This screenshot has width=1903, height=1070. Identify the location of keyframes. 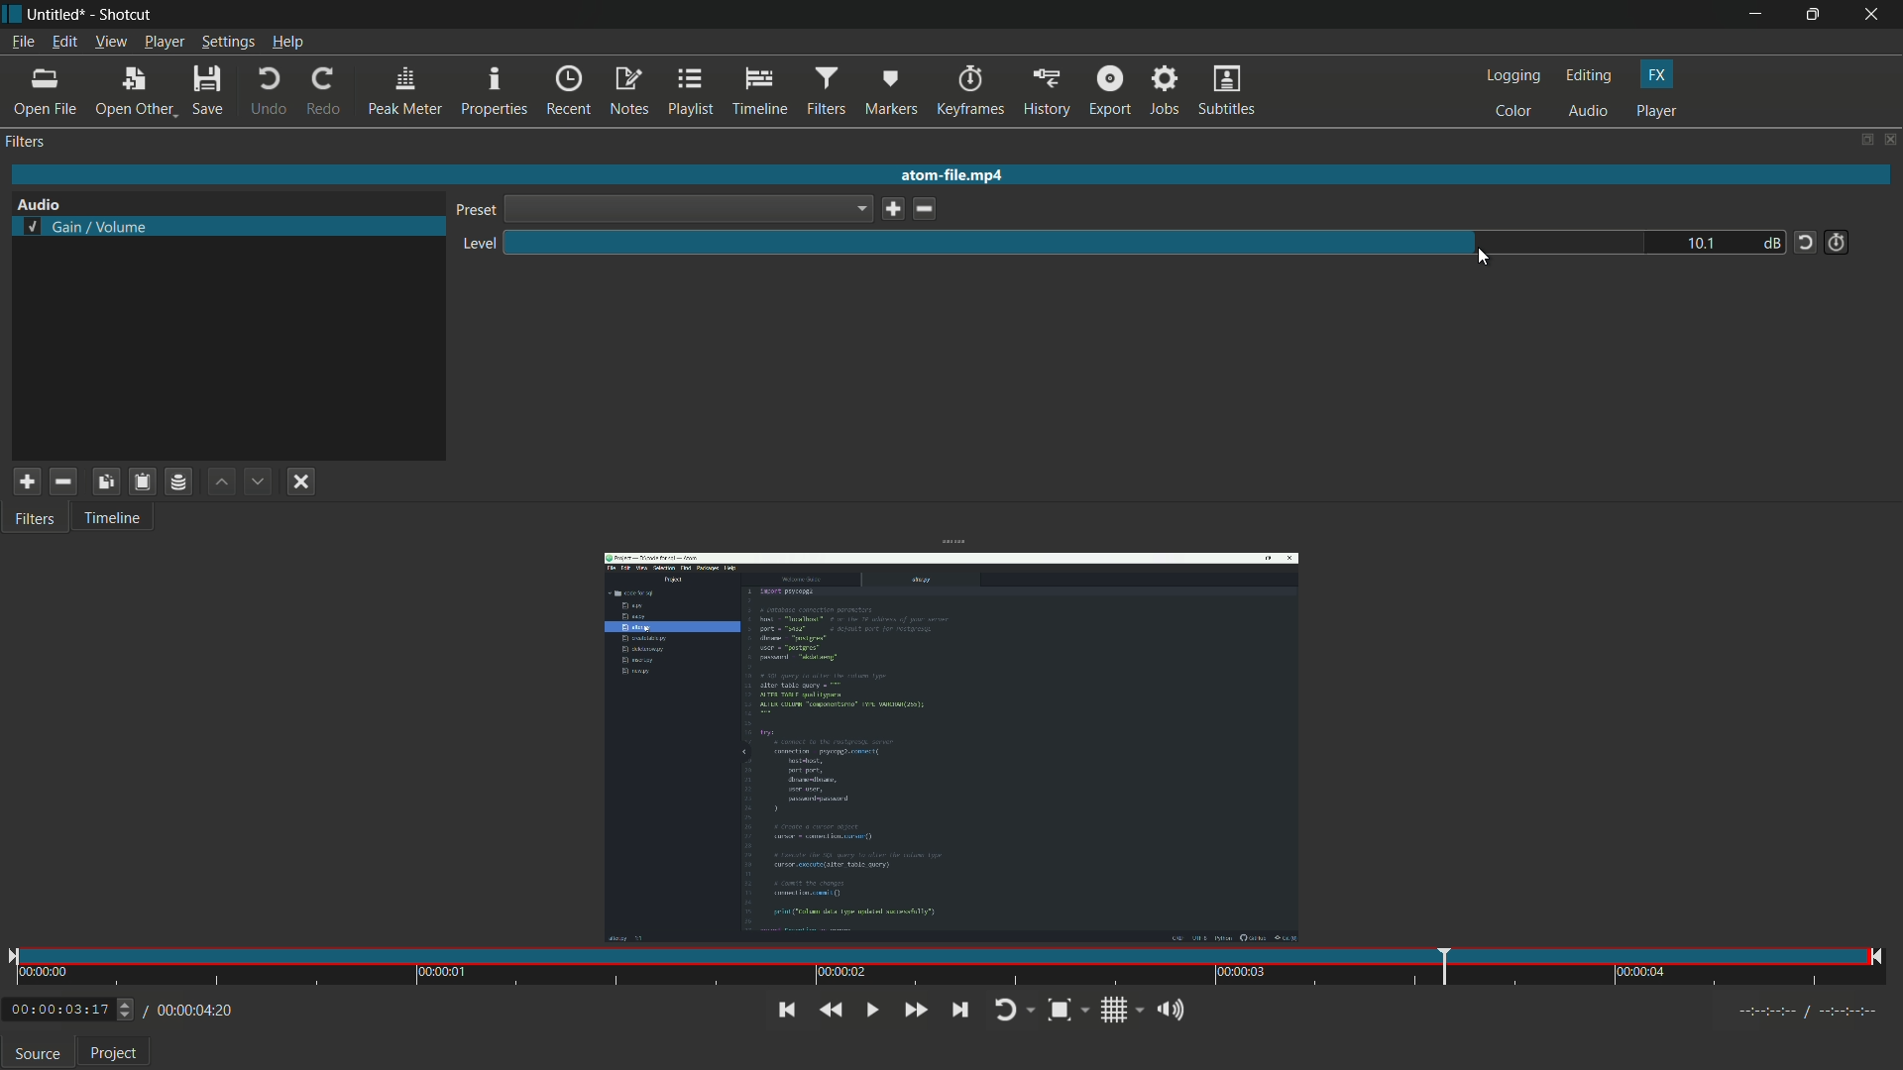
(968, 91).